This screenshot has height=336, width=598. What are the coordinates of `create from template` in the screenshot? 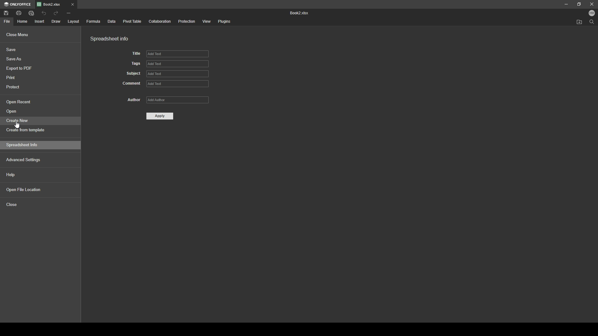 It's located at (37, 130).